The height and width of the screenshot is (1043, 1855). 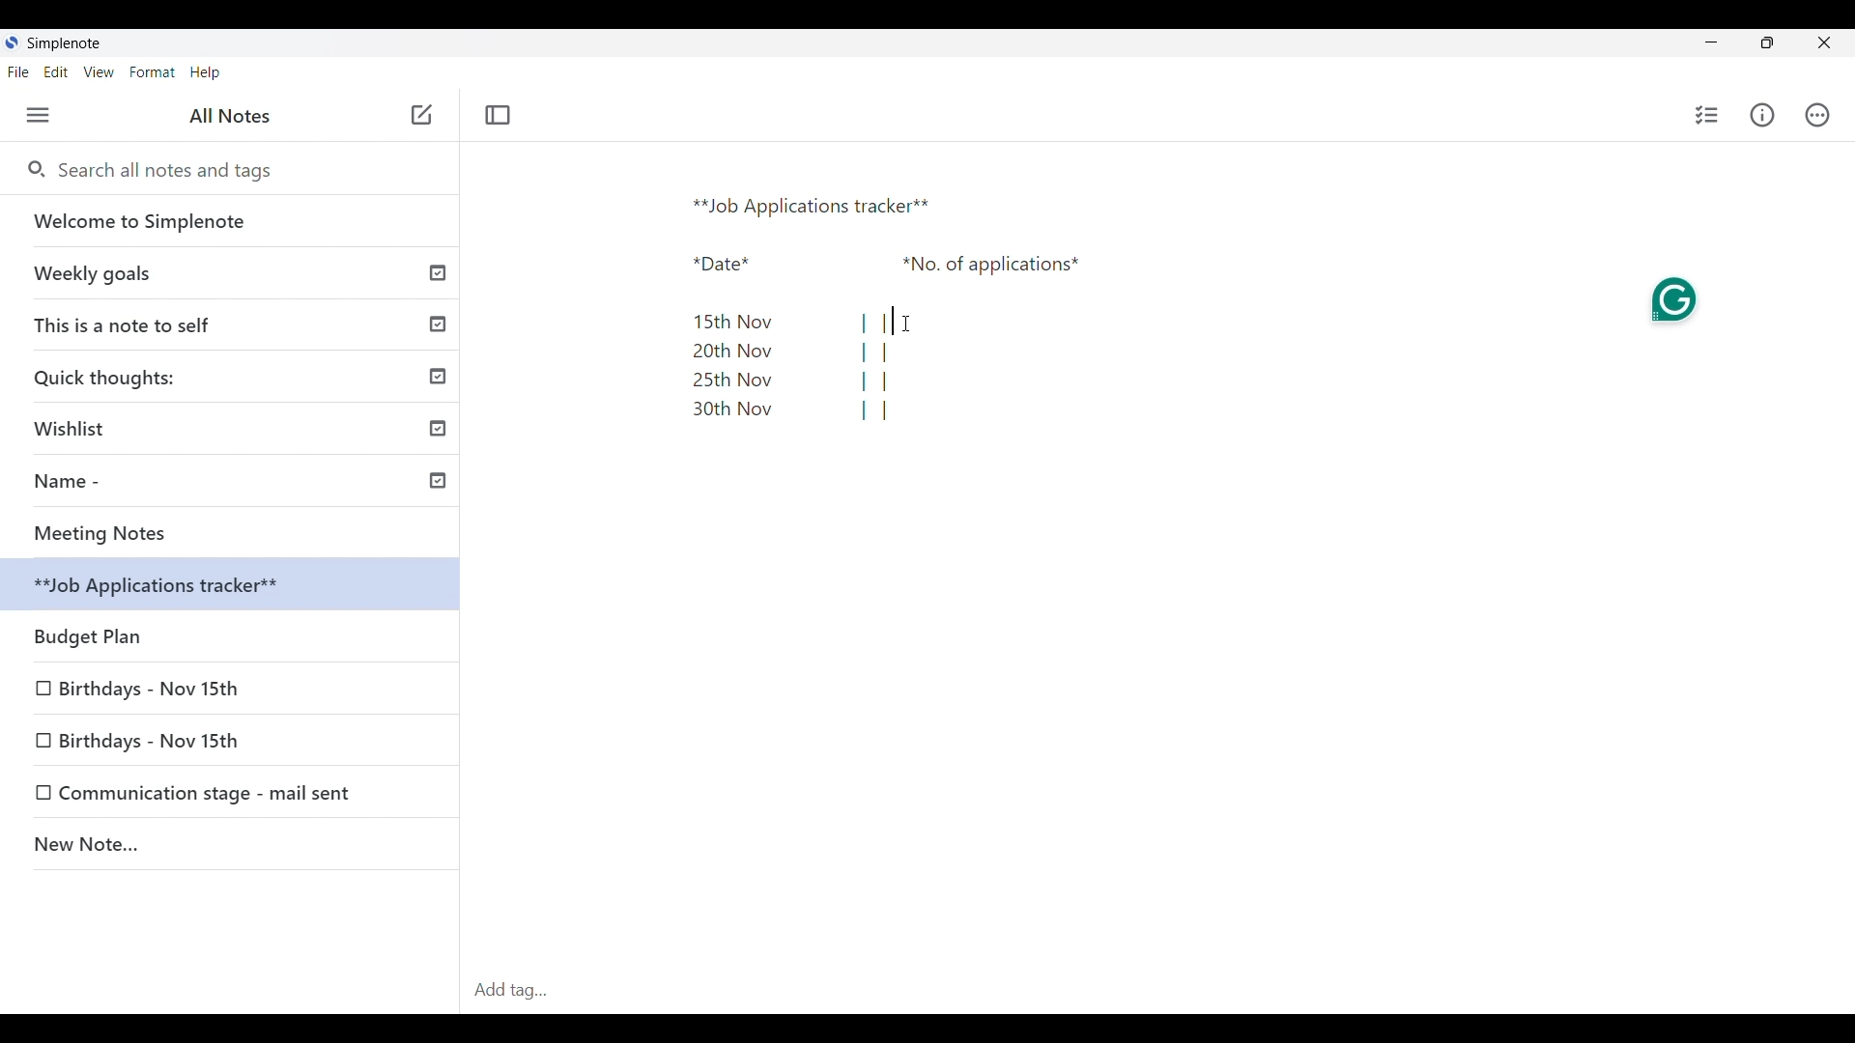 What do you see at coordinates (892, 322) in the screenshot?
I see `Text cursor` at bounding box center [892, 322].